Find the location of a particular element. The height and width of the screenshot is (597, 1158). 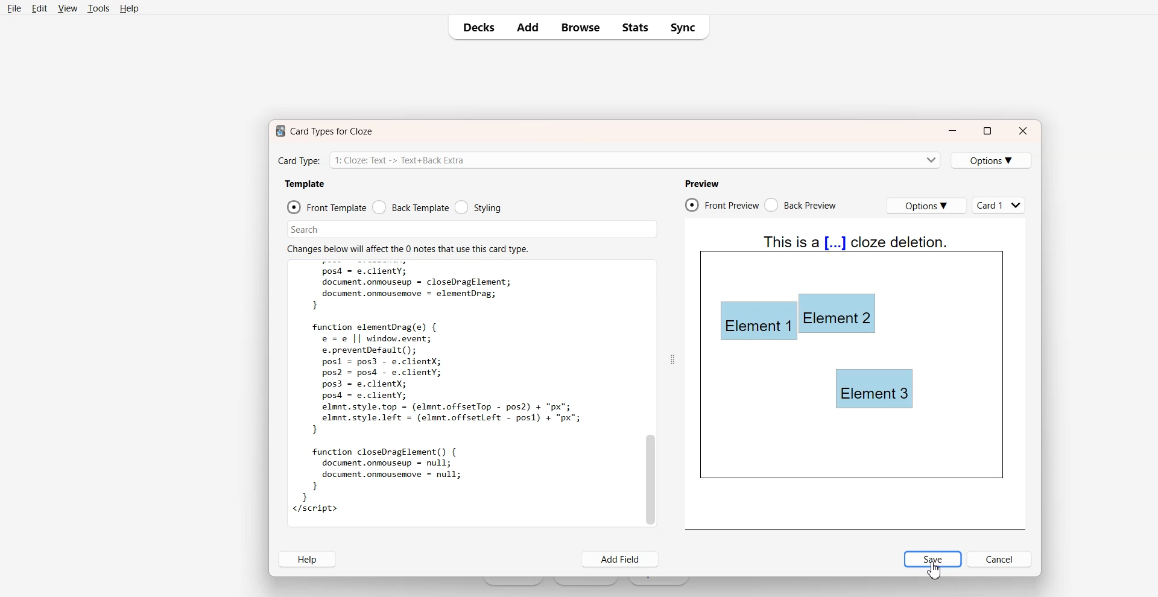

Vertical Scroll Bar  is located at coordinates (650, 393).